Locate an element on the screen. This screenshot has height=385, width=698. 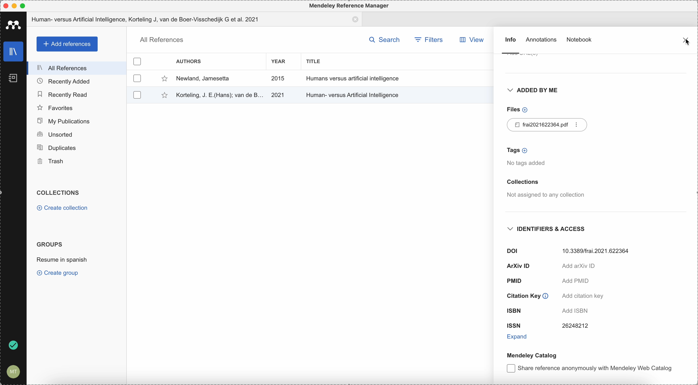
favorite is located at coordinates (163, 79).